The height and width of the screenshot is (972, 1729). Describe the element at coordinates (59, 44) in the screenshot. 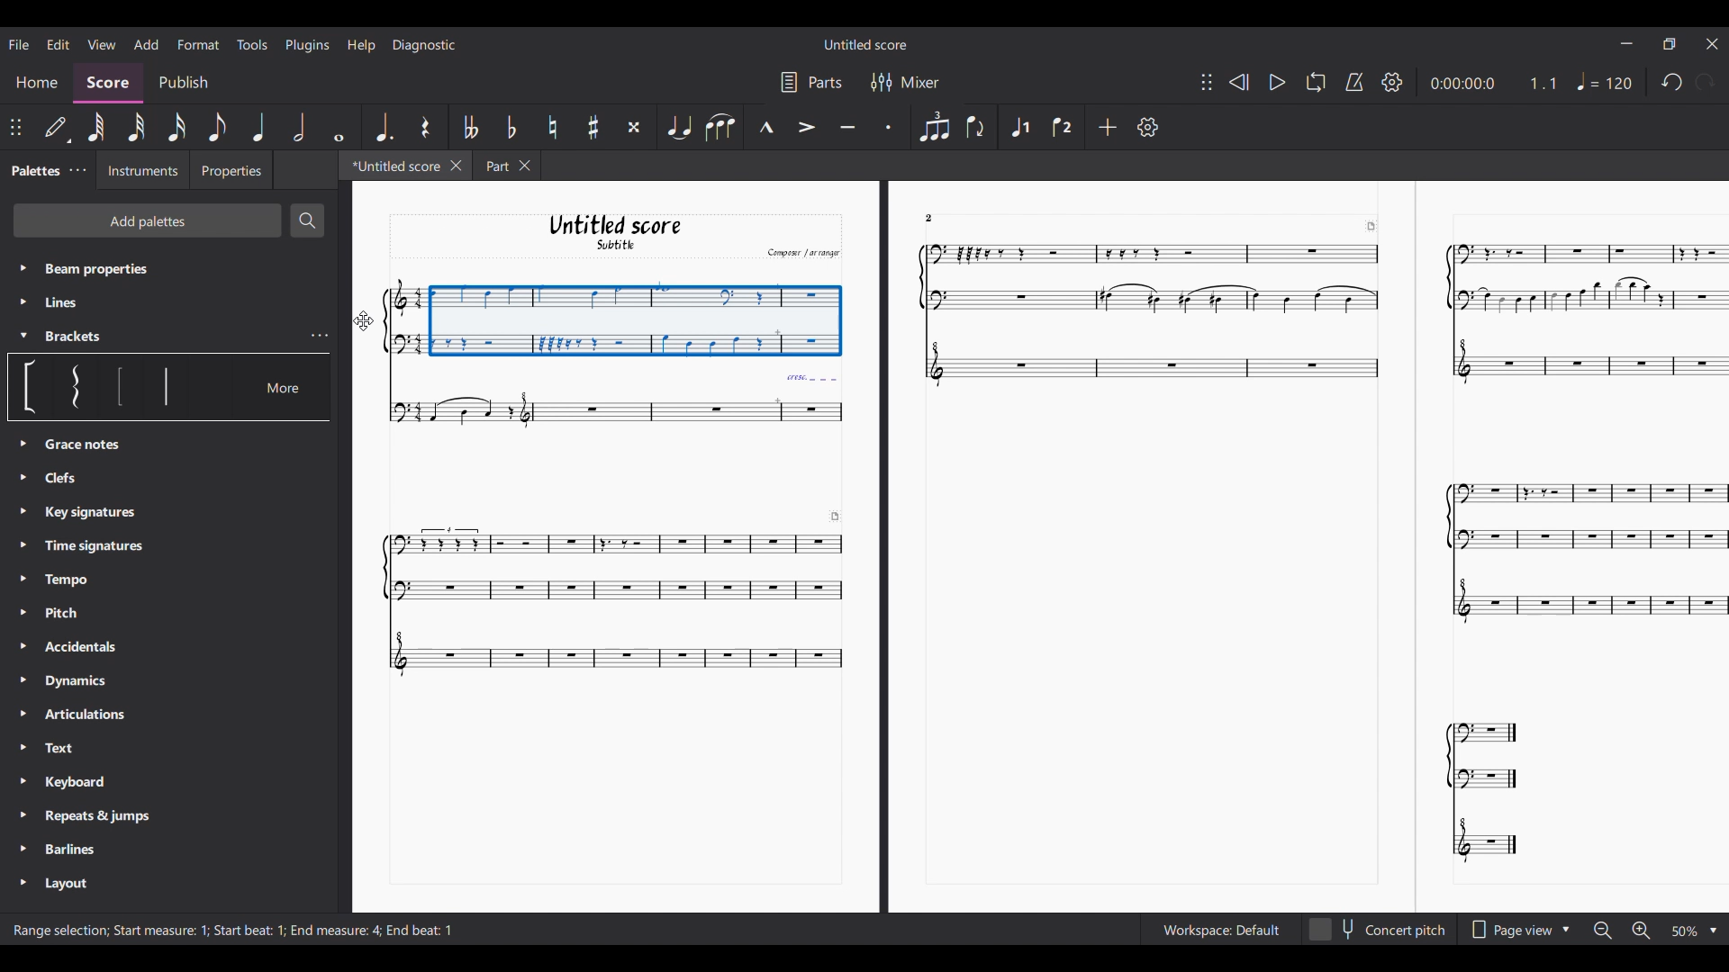

I see `Edit` at that location.